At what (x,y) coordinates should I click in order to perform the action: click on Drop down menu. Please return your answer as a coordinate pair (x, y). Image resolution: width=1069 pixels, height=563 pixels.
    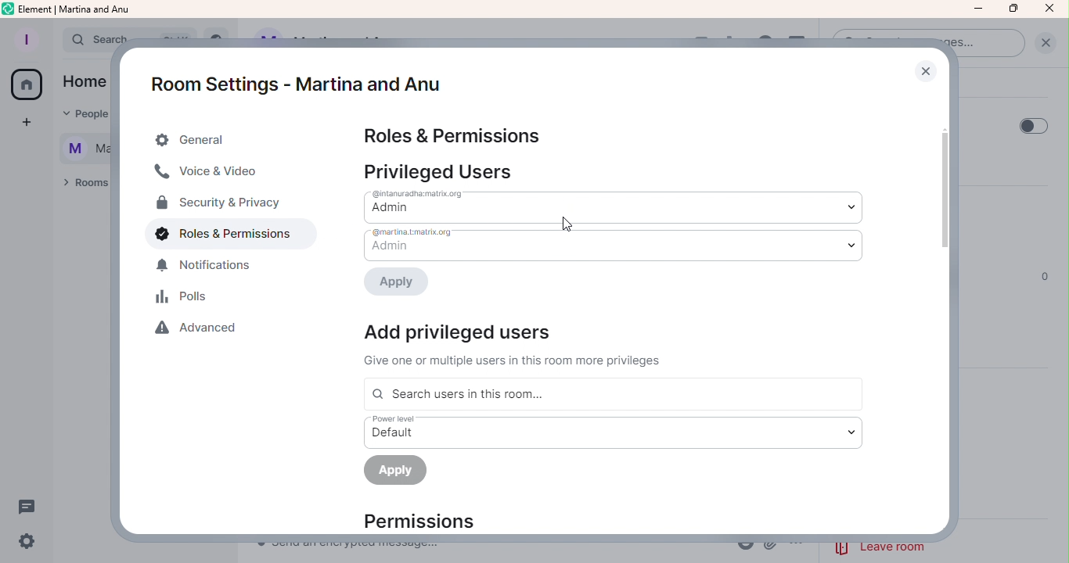
    Looking at the image, I should click on (608, 206).